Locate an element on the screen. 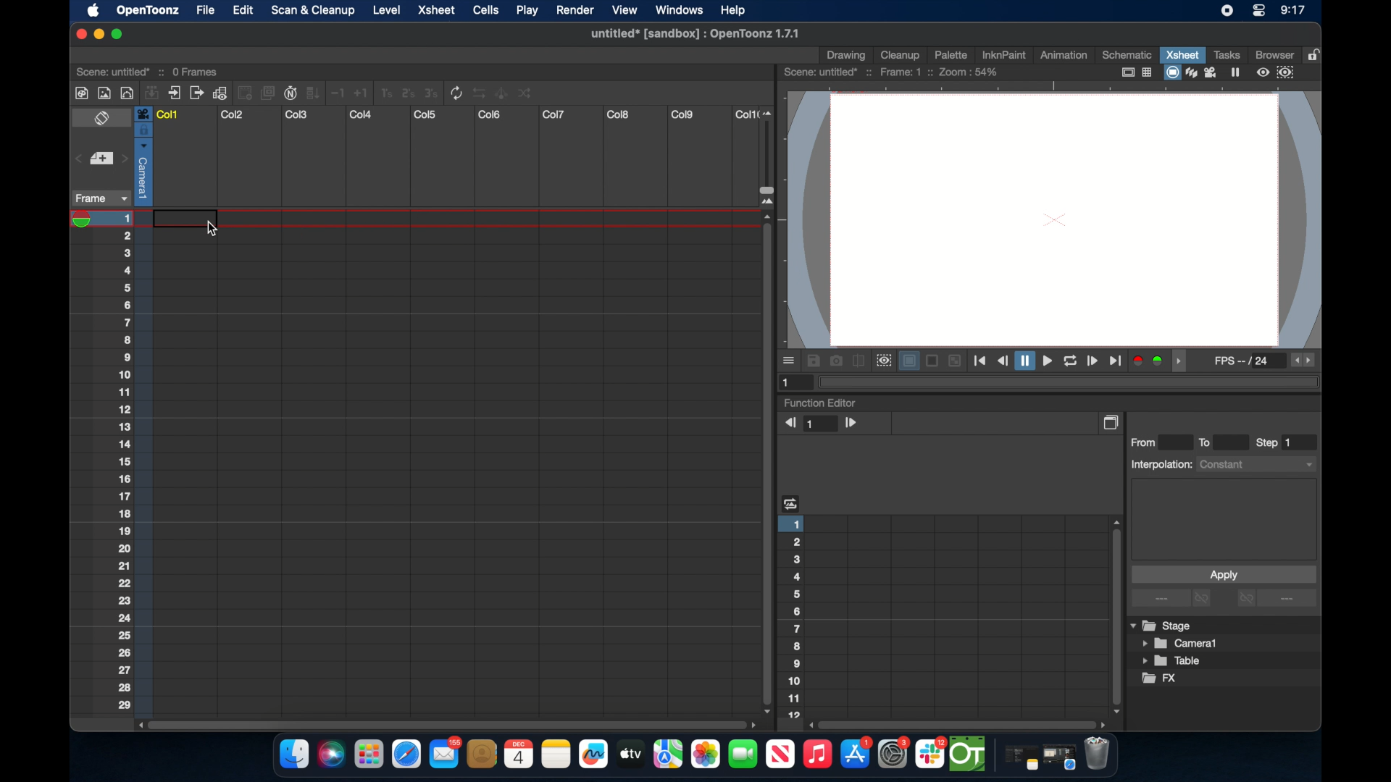  step is located at coordinates (1275, 442).